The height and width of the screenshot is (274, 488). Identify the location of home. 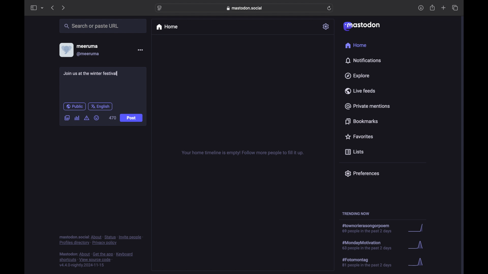
(356, 45).